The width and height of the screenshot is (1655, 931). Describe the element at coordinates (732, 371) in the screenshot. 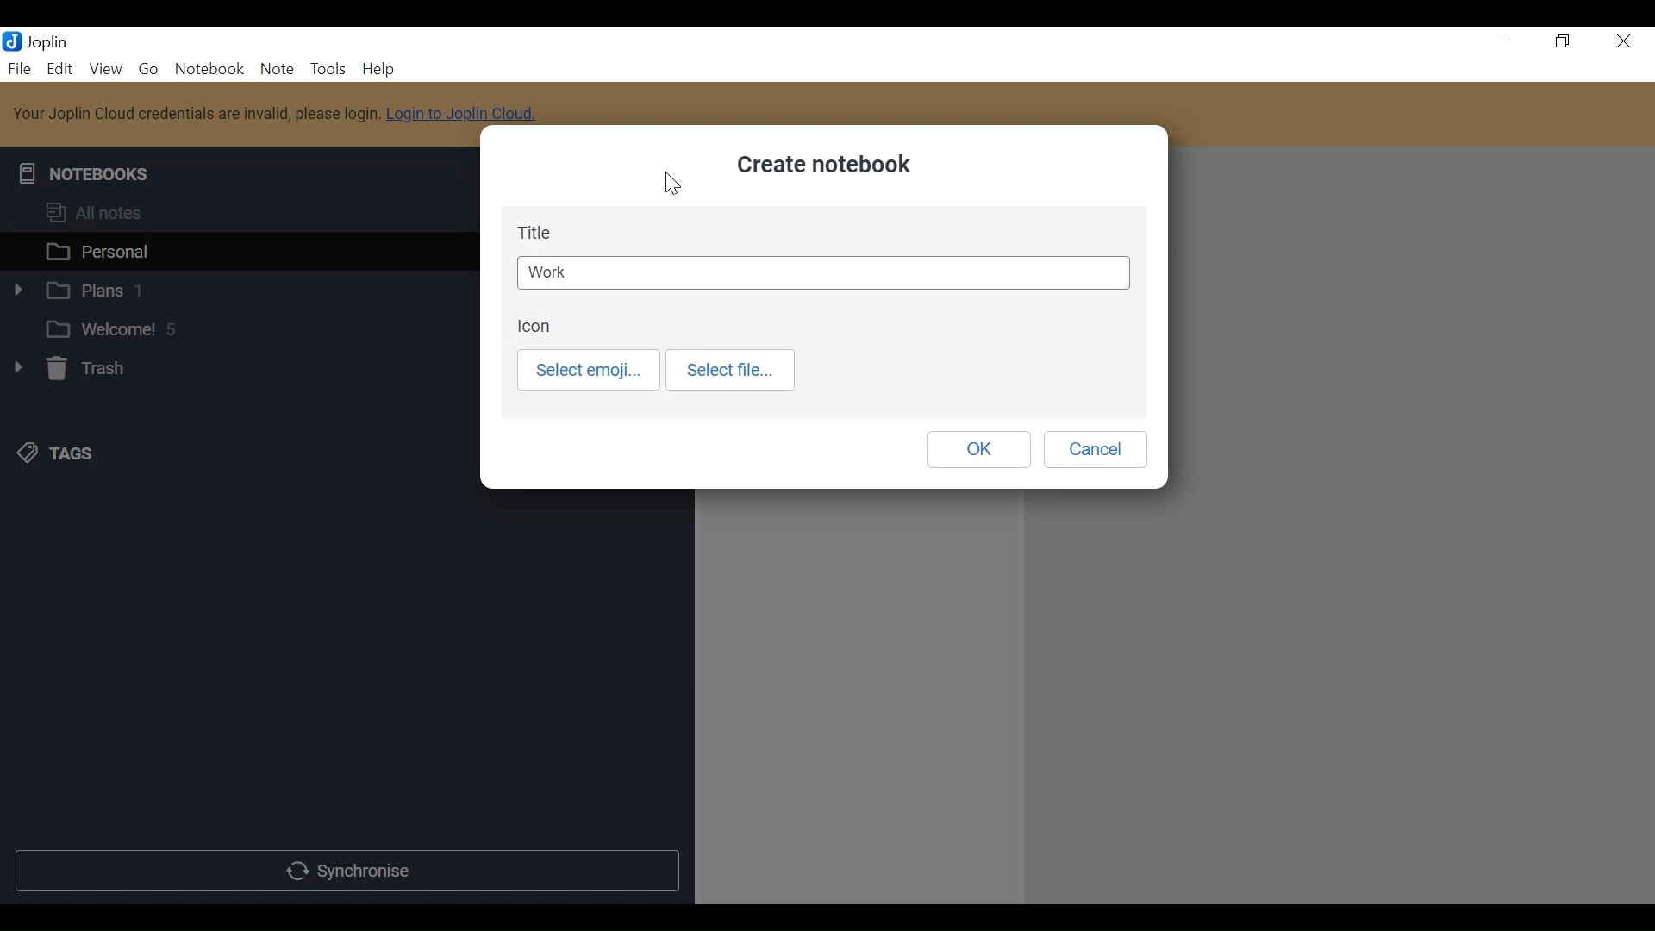

I see `Select File` at that location.